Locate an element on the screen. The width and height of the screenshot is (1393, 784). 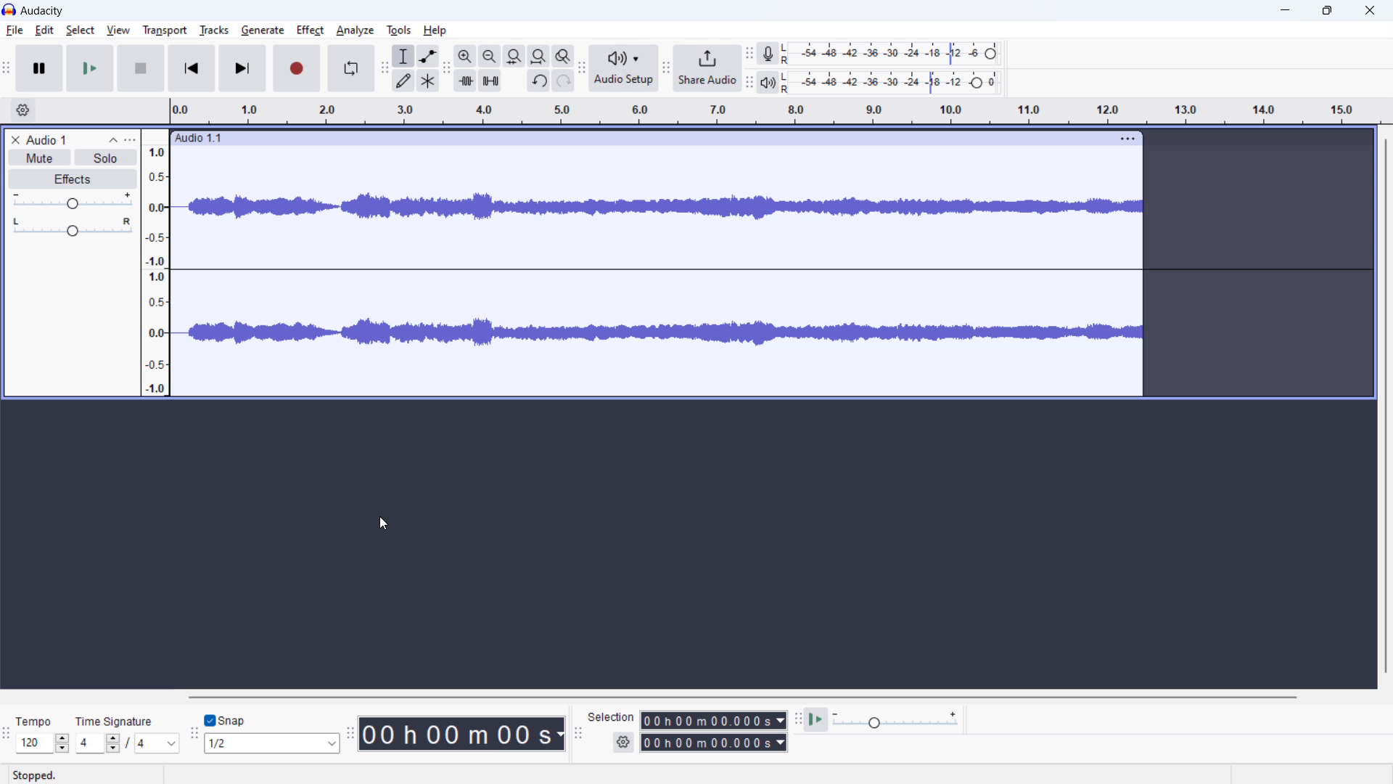
playback meter toolbar is located at coordinates (749, 83).